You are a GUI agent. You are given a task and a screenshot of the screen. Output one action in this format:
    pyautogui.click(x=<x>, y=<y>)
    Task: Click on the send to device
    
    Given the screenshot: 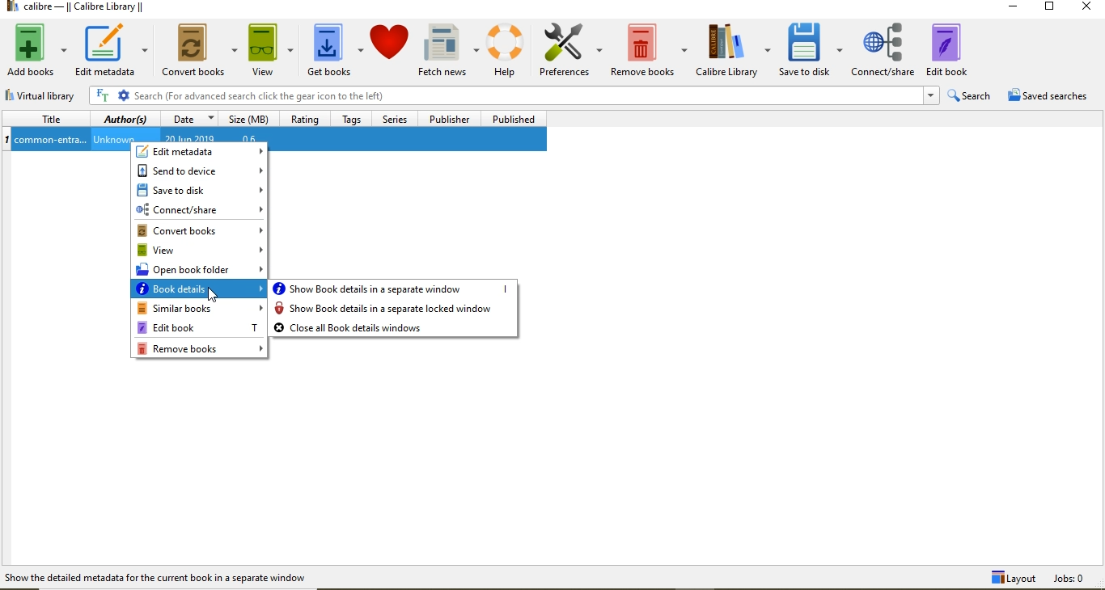 What is the action you would take?
    pyautogui.click(x=199, y=171)
    